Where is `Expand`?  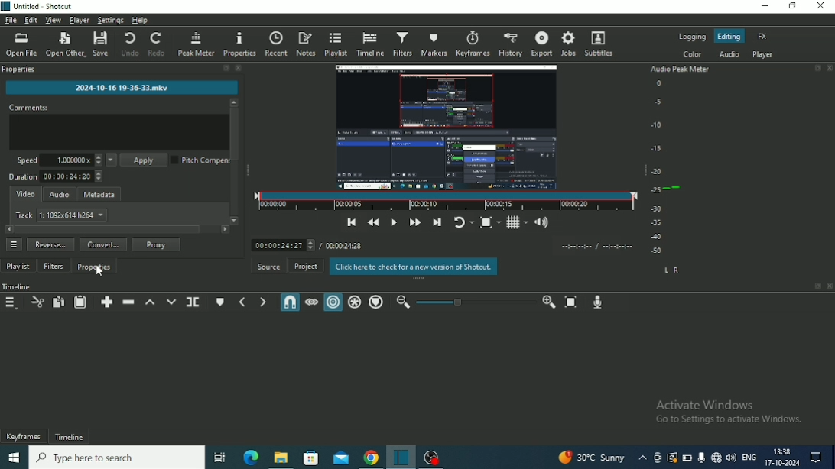
Expand is located at coordinates (818, 286).